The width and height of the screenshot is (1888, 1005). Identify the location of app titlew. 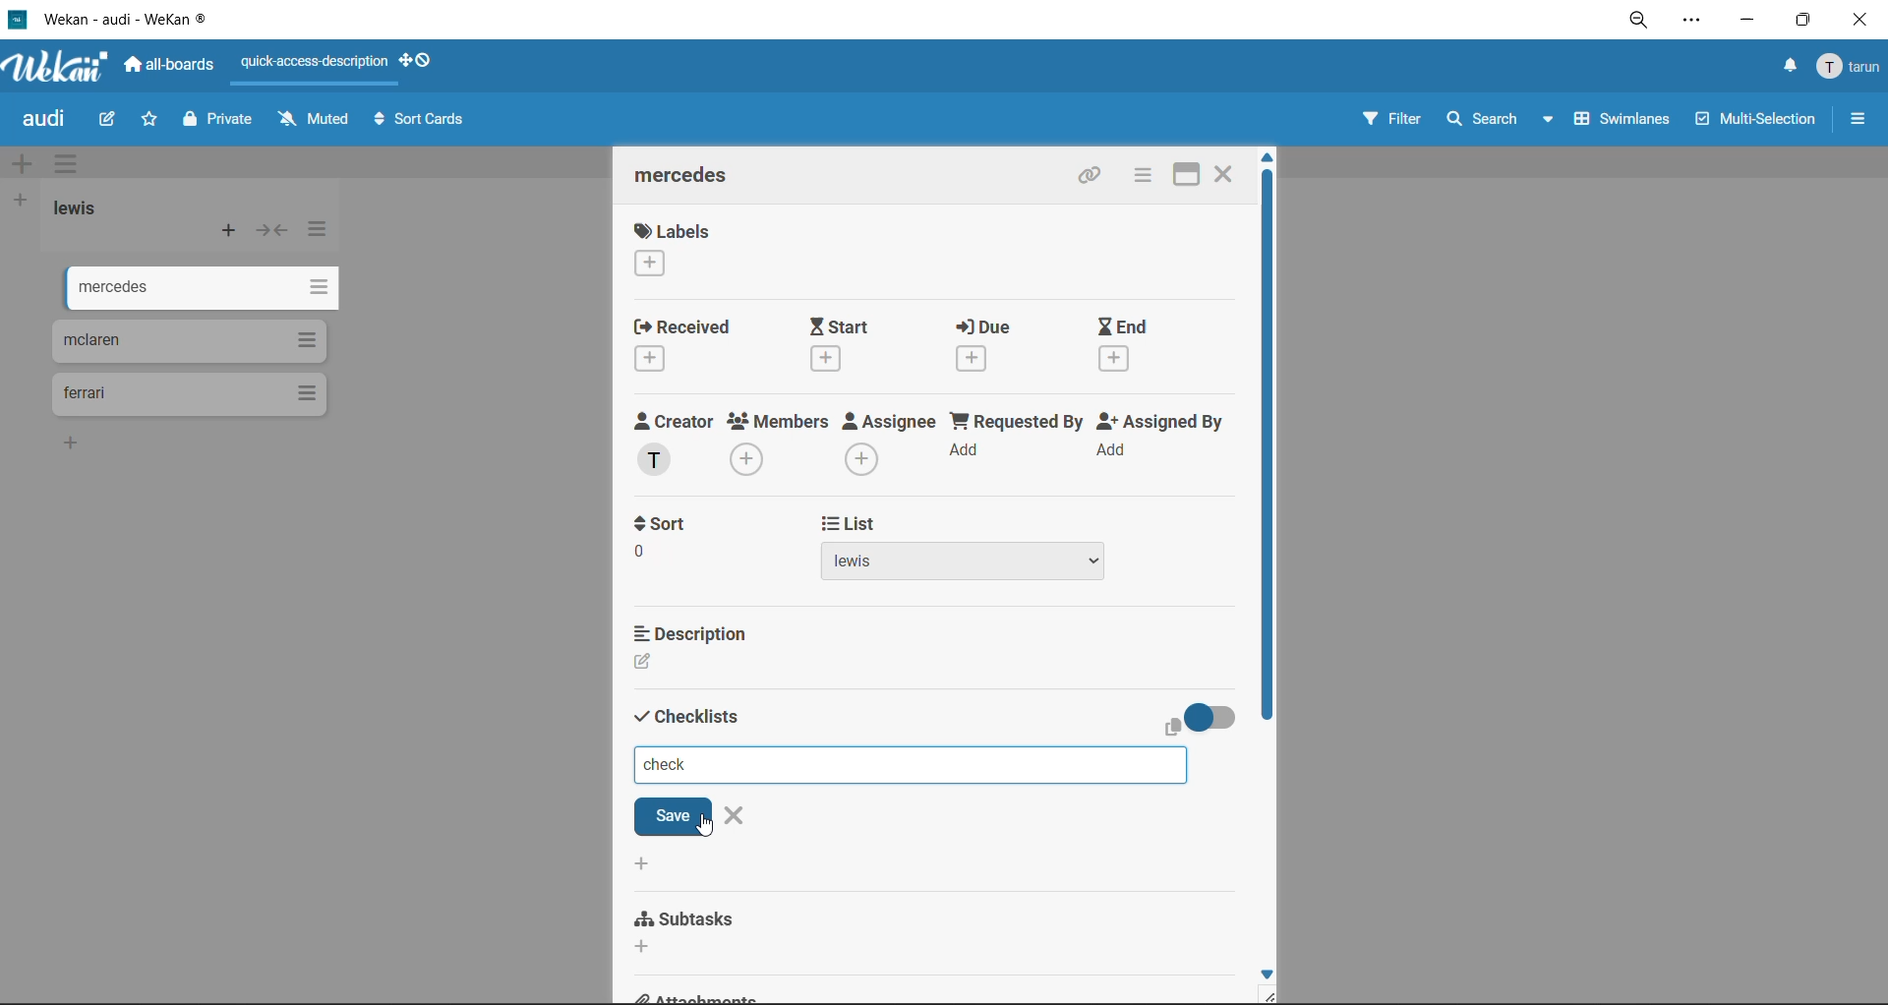
(155, 23).